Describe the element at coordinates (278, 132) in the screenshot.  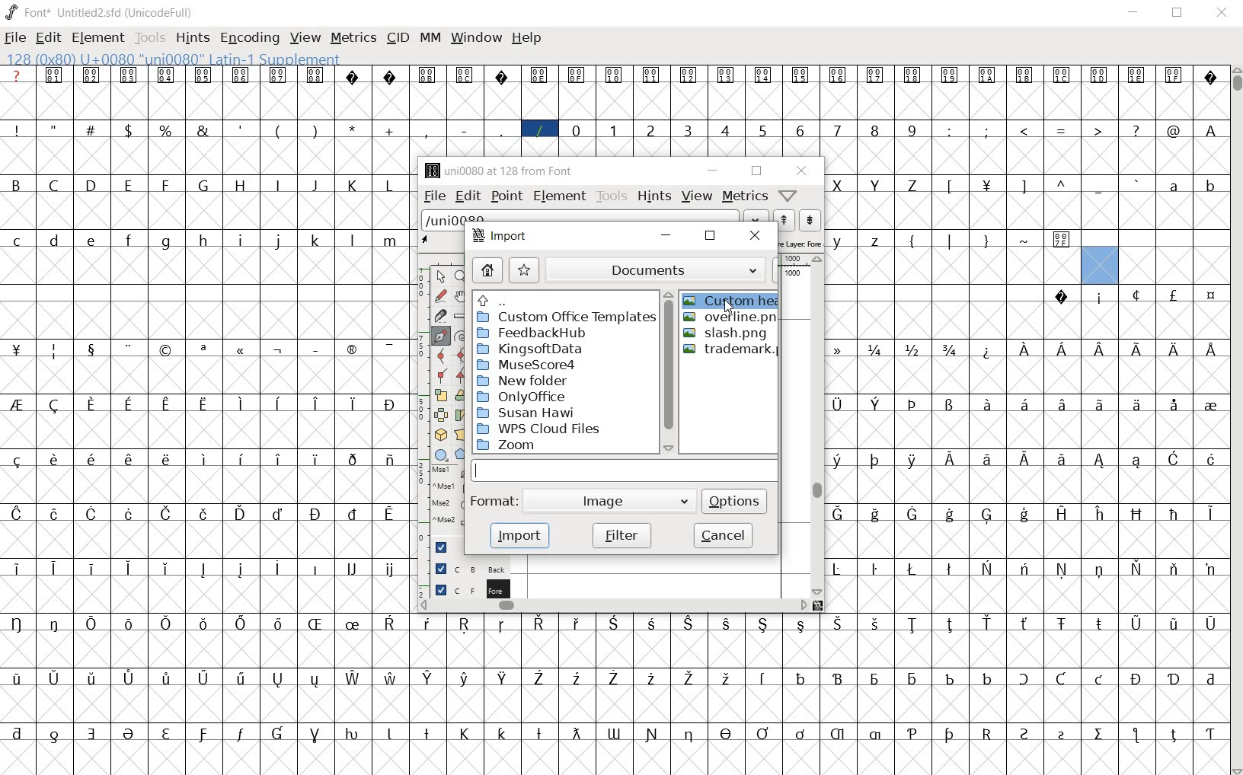
I see `glyph` at that location.